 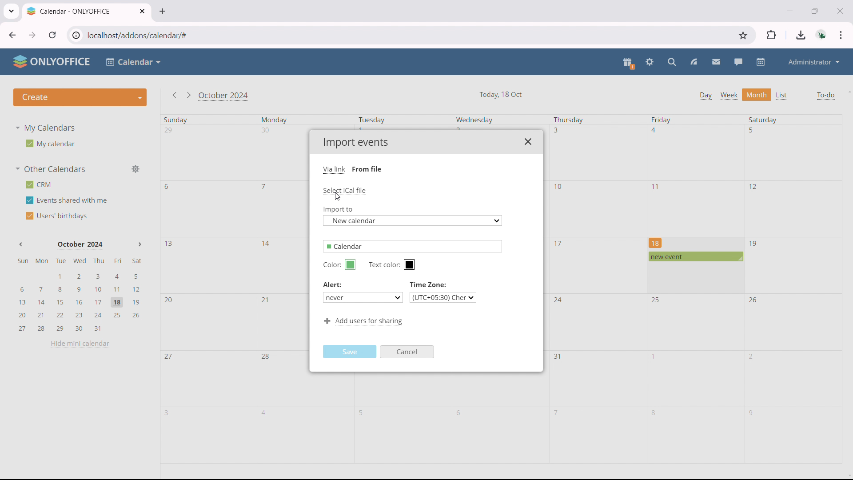 I want to click on accounts, so click(x=822, y=35).